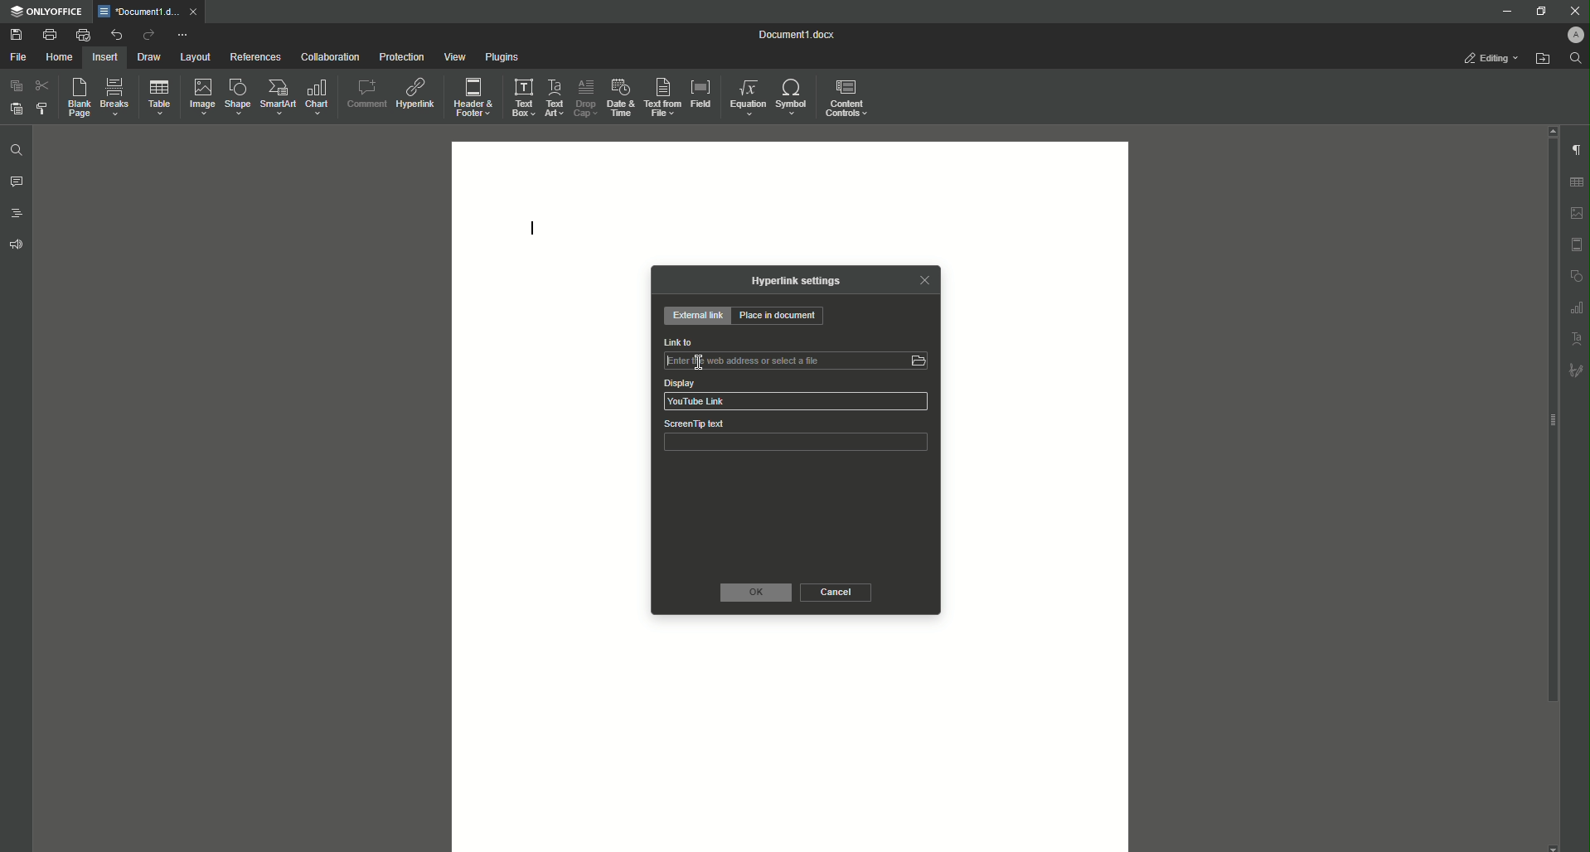 This screenshot has height=852, width=1590. What do you see at coordinates (800, 361) in the screenshot?
I see `Link to` at bounding box center [800, 361].